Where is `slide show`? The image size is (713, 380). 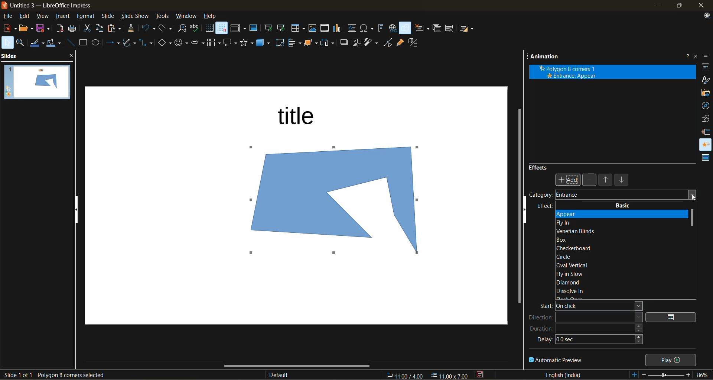 slide show is located at coordinates (135, 17).